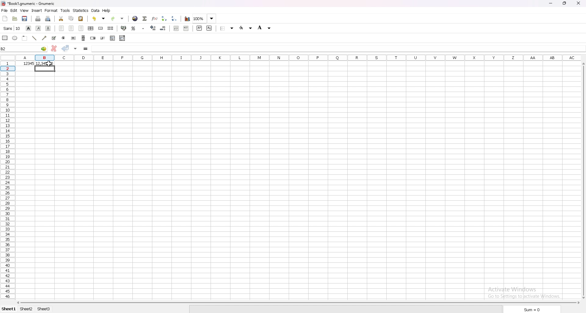  Describe the element at coordinates (154, 18) in the screenshot. I see `function` at that location.